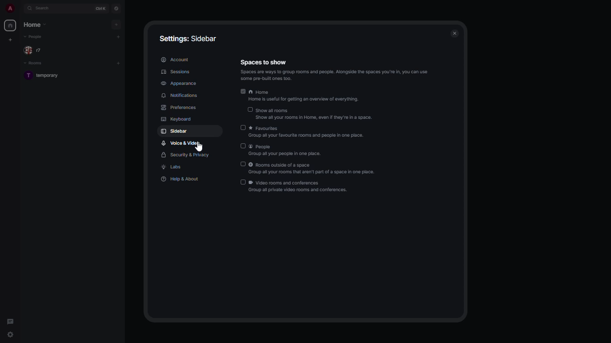 Image resolution: width=611 pixels, height=343 pixels. I want to click on ‘Group ail your rooms that aren't part of a space in one place., so click(311, 173).